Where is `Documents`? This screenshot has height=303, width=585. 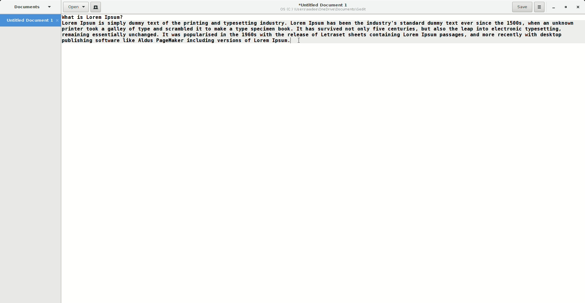 Documents is located at coordinates (32, 7).